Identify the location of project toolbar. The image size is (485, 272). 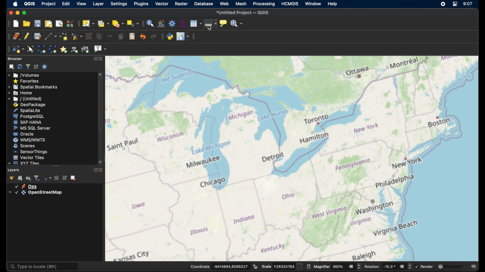
(7, 23).